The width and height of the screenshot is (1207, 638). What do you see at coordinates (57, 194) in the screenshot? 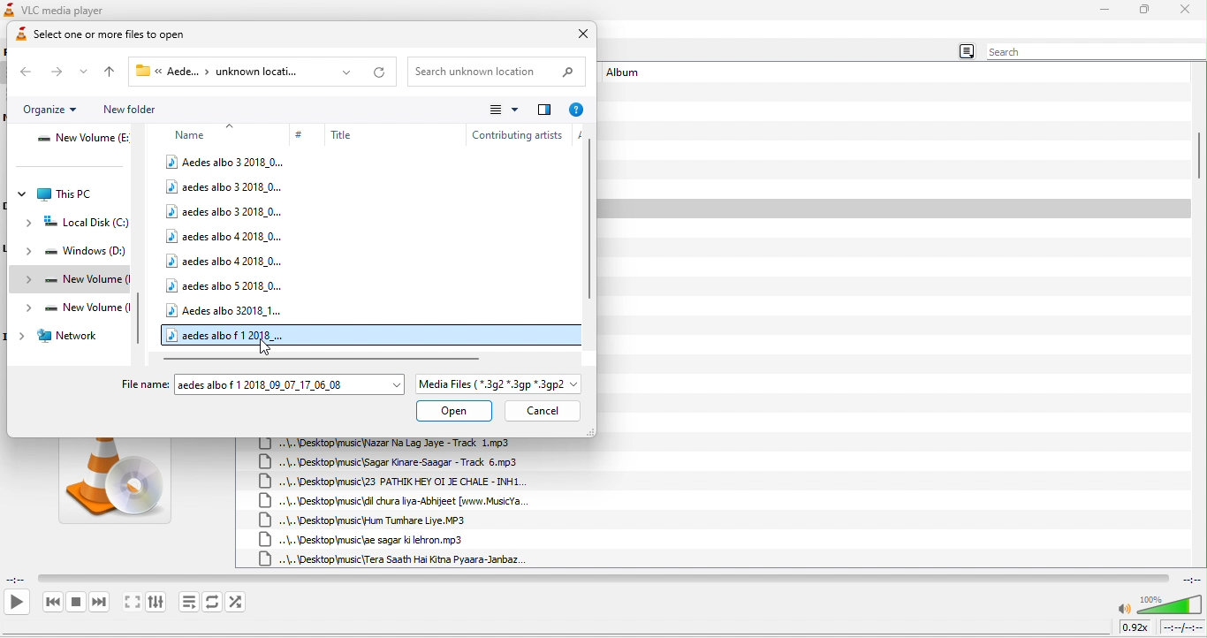
I see `this pc` at bounding box center [57, 194].